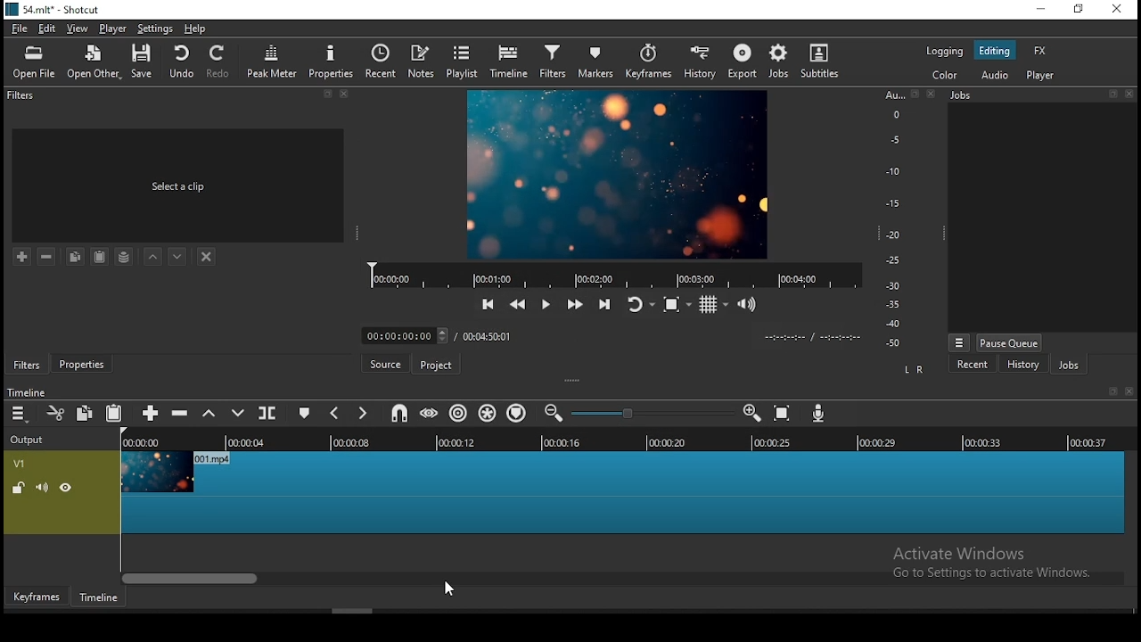 Image resolution: width=1141 pixels, height=642 pixels. Describe the element at coordinates (385, 365) in the screenshot. I see `source` at that location.